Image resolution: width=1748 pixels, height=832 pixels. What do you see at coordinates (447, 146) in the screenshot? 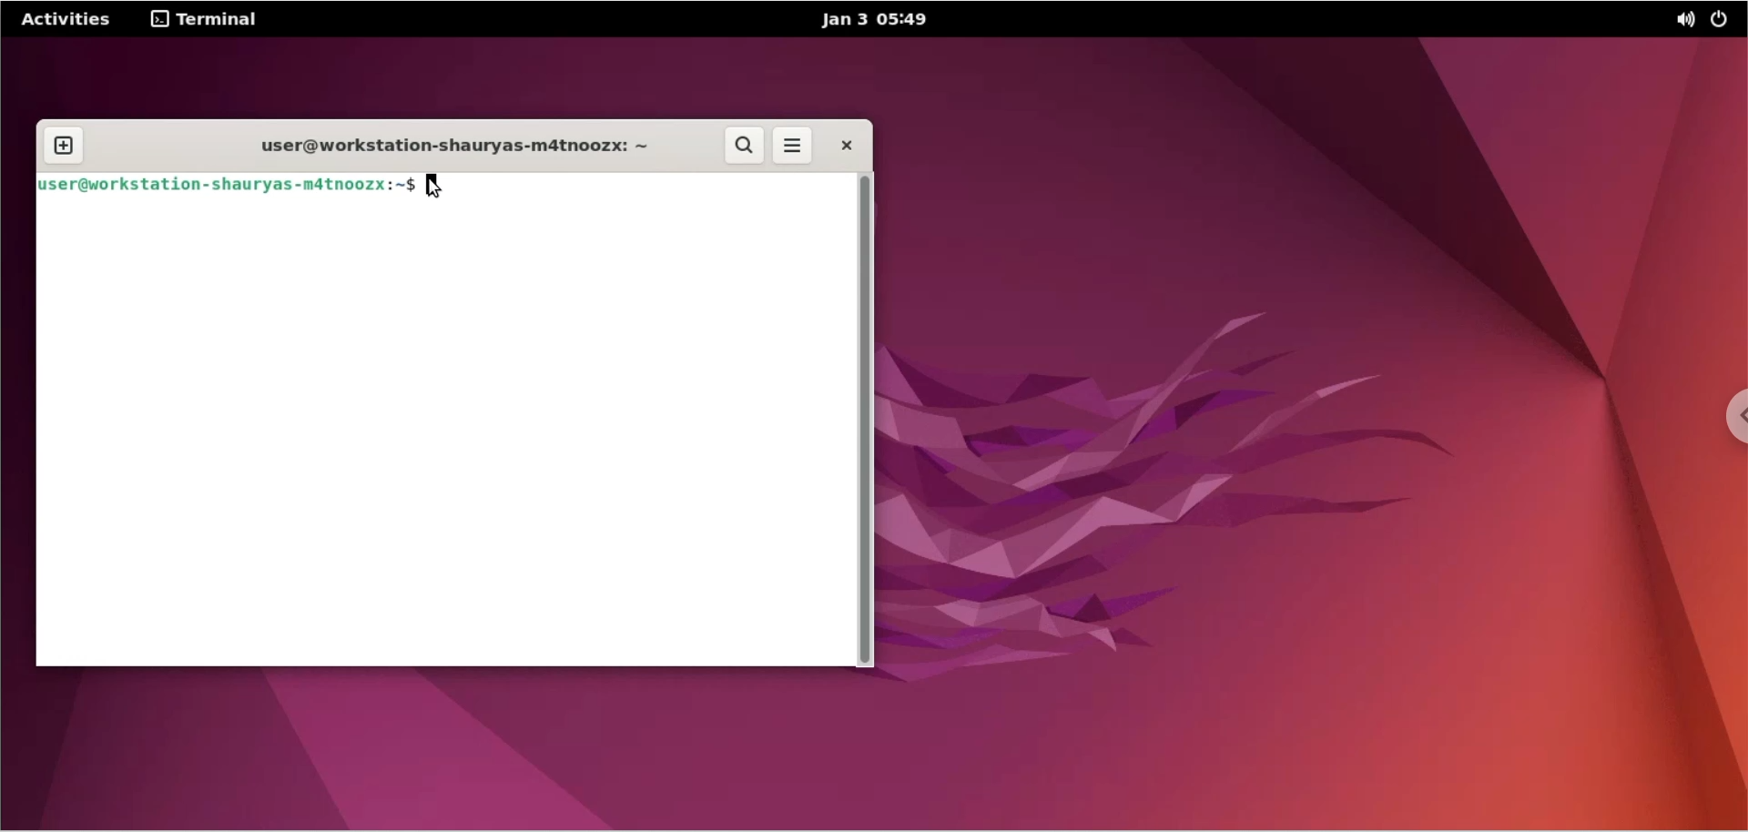
I see `workstation name` at bounding box center [447, 146].